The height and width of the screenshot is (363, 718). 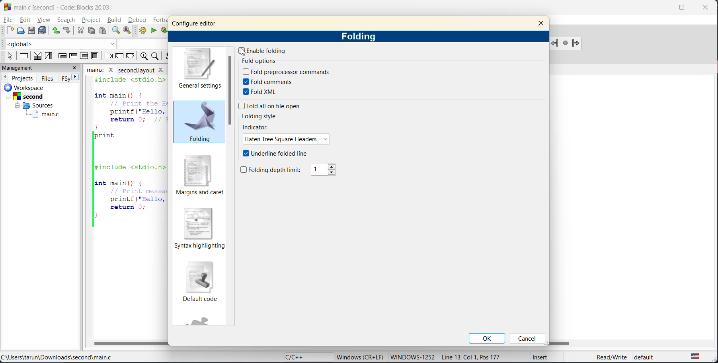 I want to click on fold all on file open, so click(x=272, y=107).